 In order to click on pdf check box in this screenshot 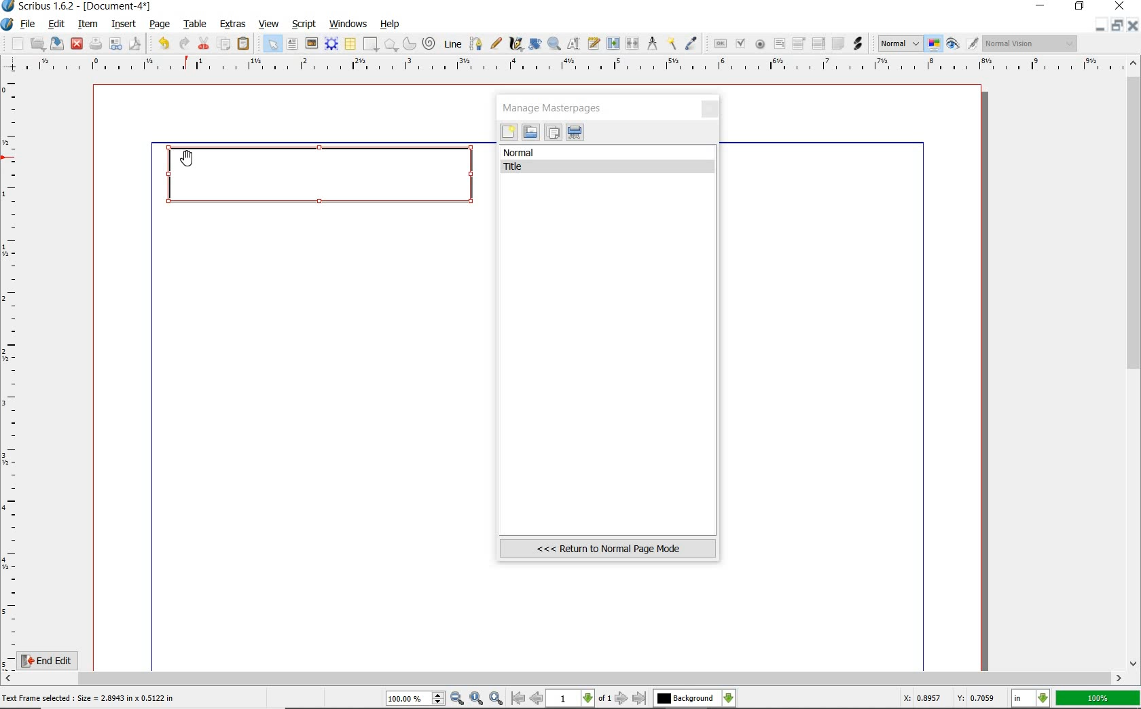, I will do `click(740, 43)`.